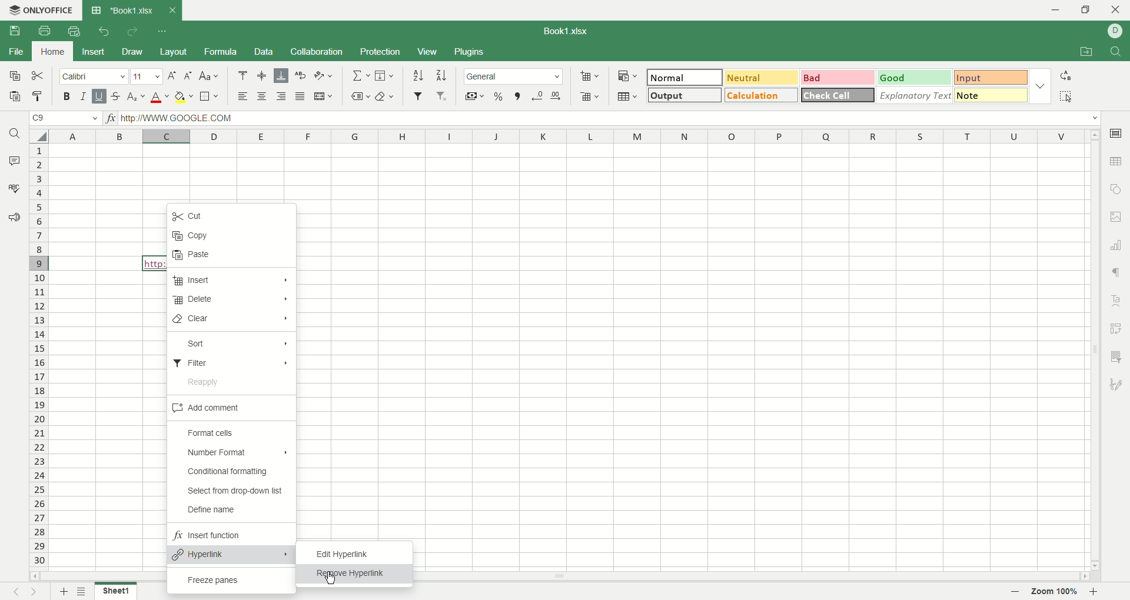 This screenshot has width=1130, height=600. I want to click on background color, so click(184, 96).